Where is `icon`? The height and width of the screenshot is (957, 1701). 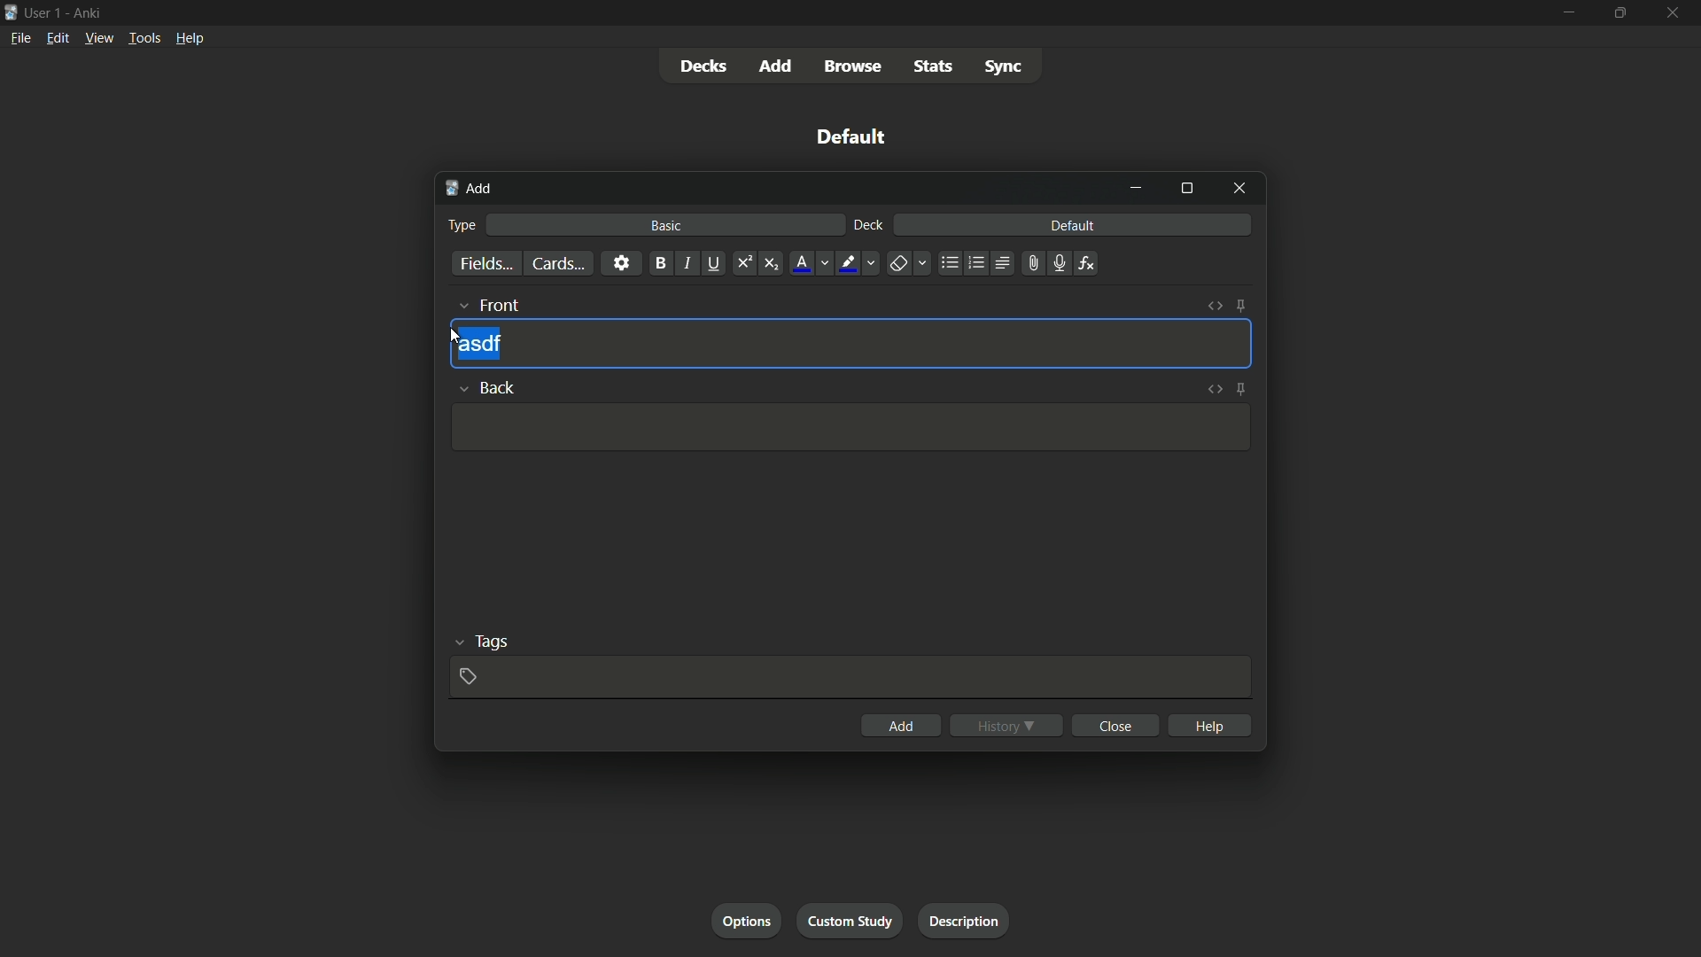
icon is located at coordinates (11, 11).